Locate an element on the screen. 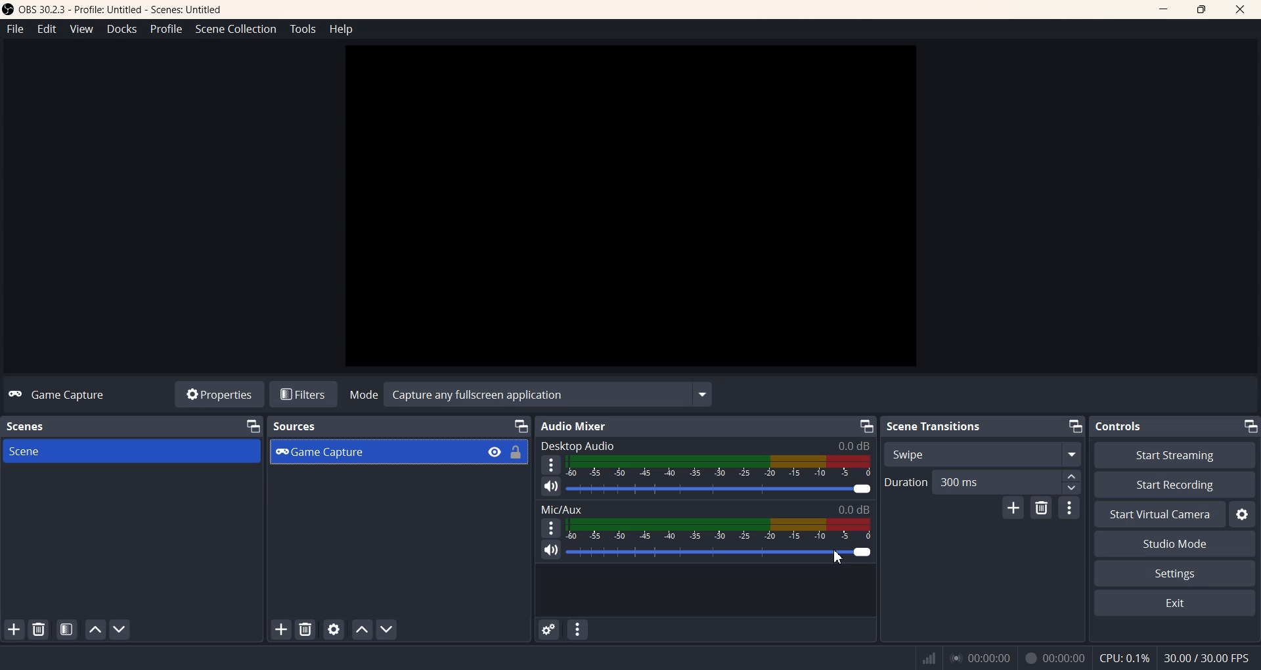  Duration is located at coordinates (983, 482).